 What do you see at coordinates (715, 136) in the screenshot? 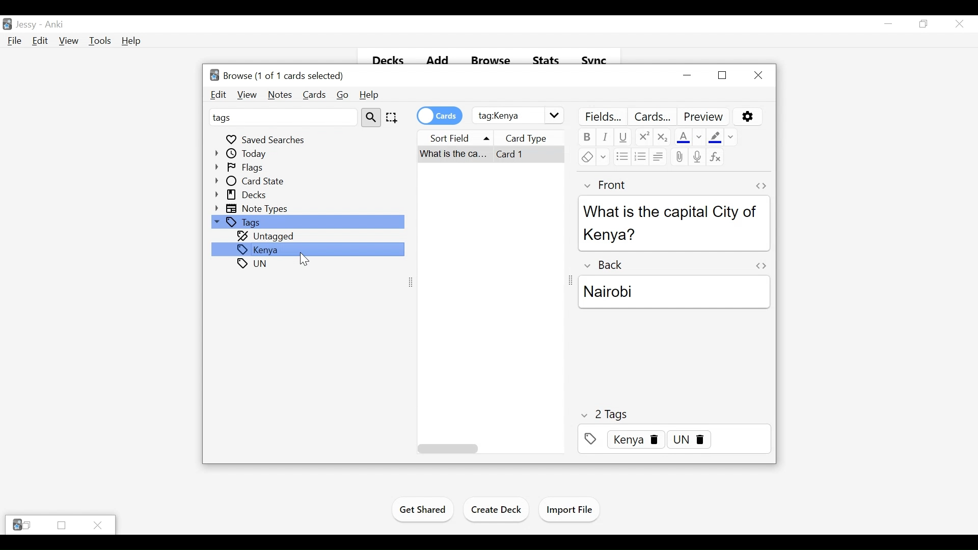
I see `Text Higlight Color` at bounding box center [715, 136].